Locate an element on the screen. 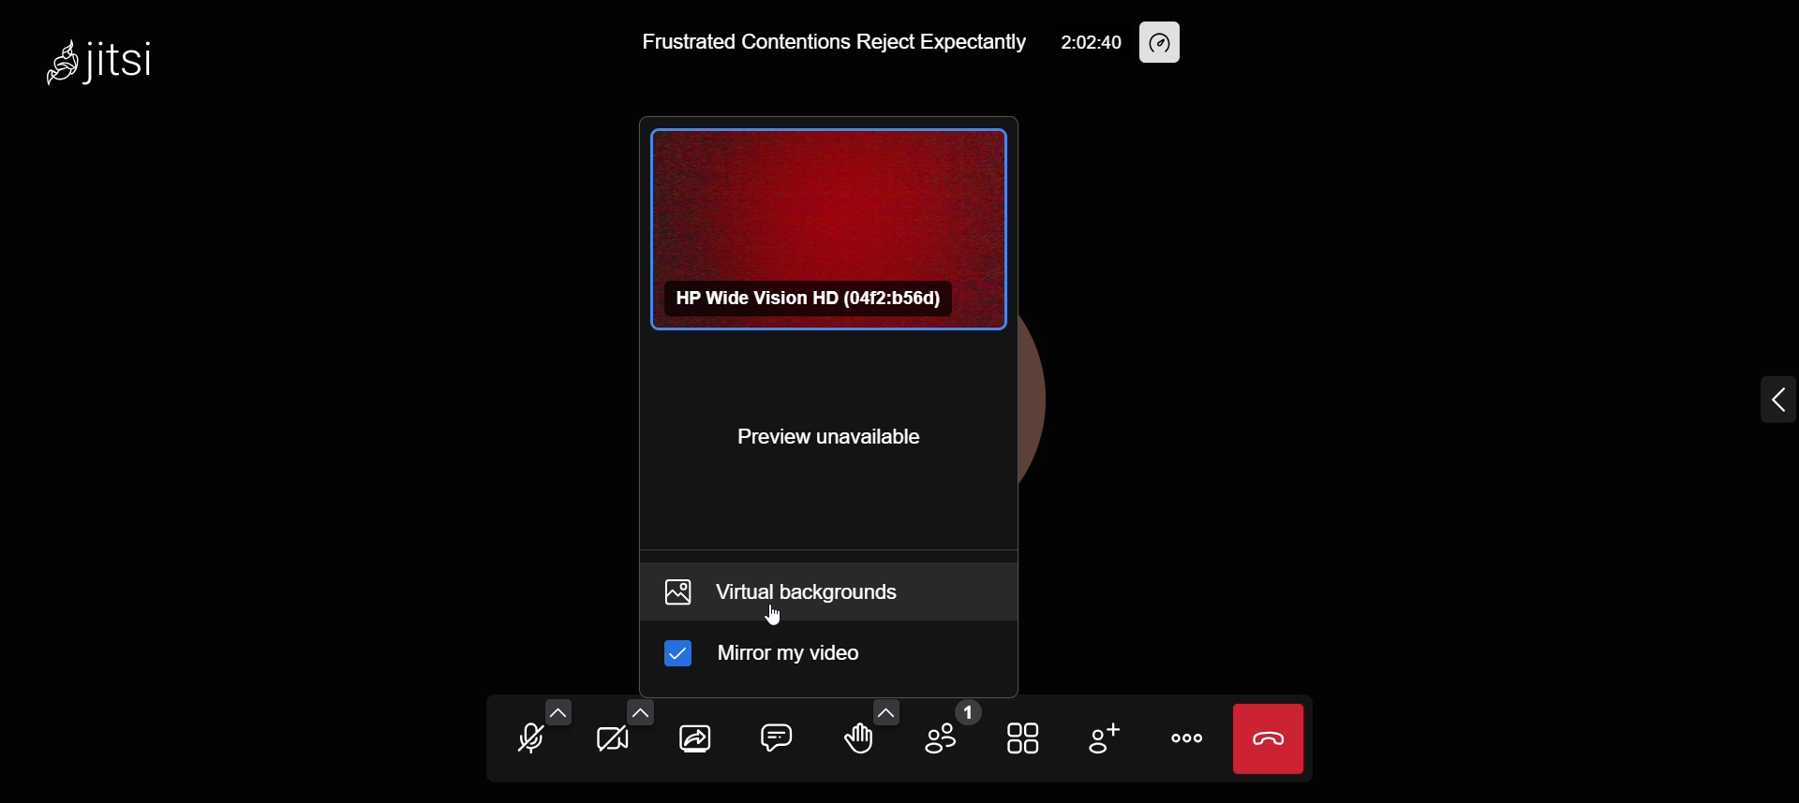  sound setting is located at coordinates (558, 705).